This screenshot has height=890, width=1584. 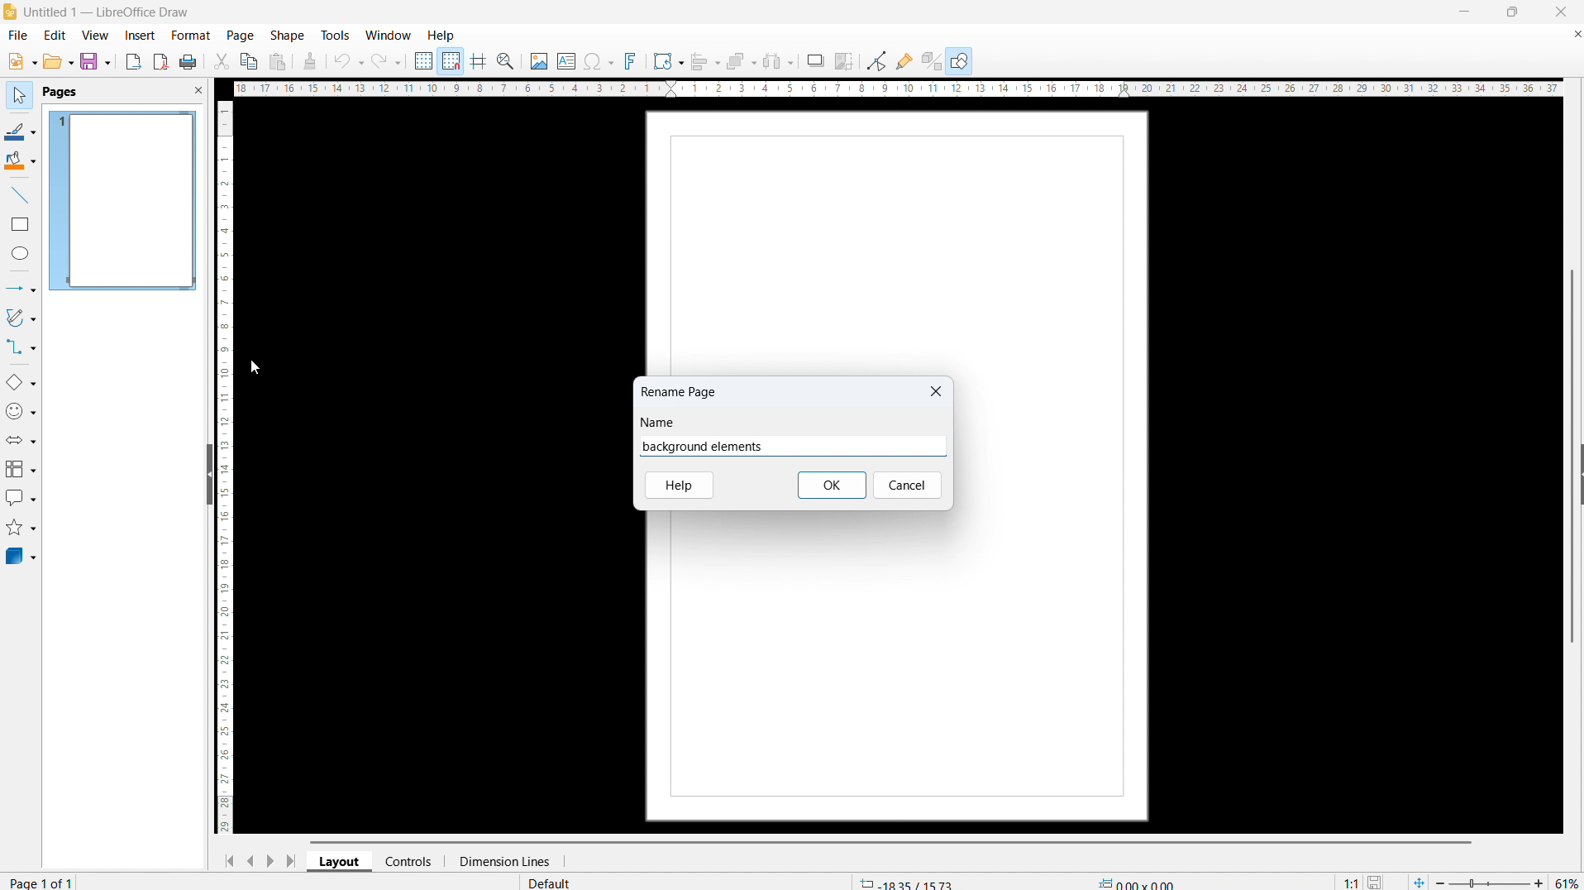 I want to click on show draw functions, so click(x=961, y=61).